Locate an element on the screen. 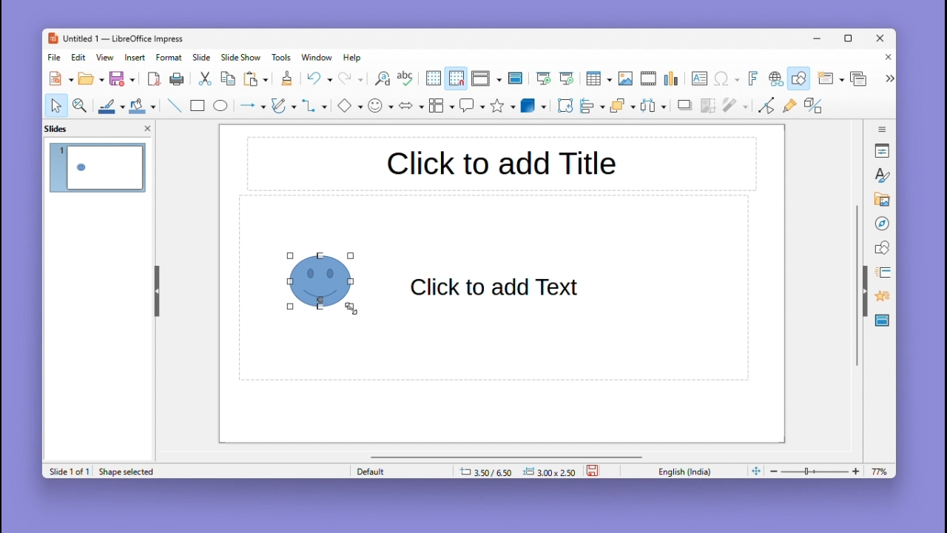 The width and height of the screenshot is (947, 533). Content is located at coordinates (497, 288).